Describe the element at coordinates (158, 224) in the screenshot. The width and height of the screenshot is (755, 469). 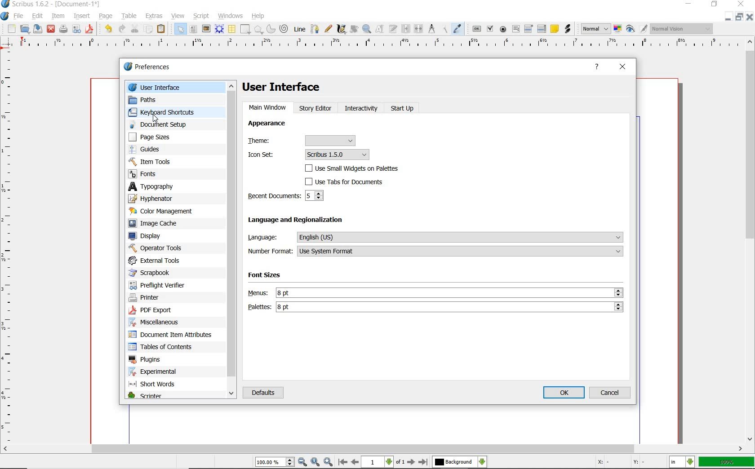
I see `image cache` at that location.